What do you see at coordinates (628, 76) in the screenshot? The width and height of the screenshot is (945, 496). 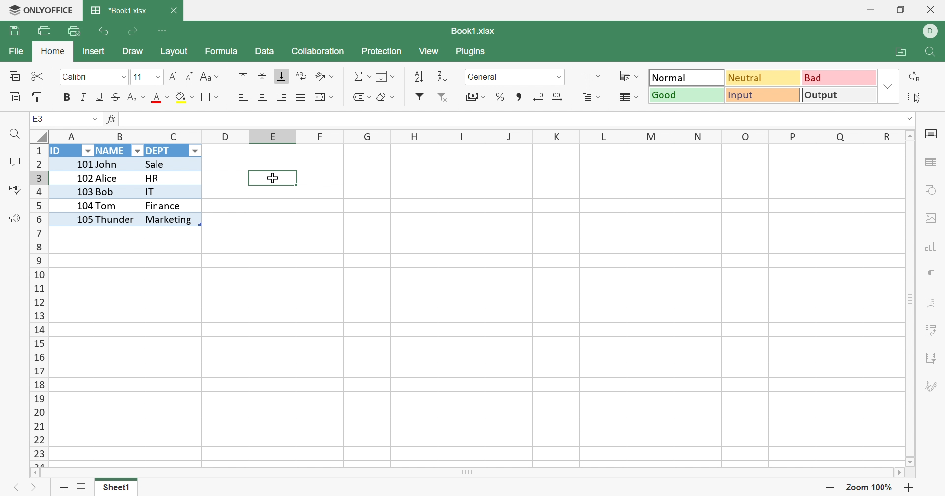 I see `Conditional formatting` at bounding box center [628, 76].